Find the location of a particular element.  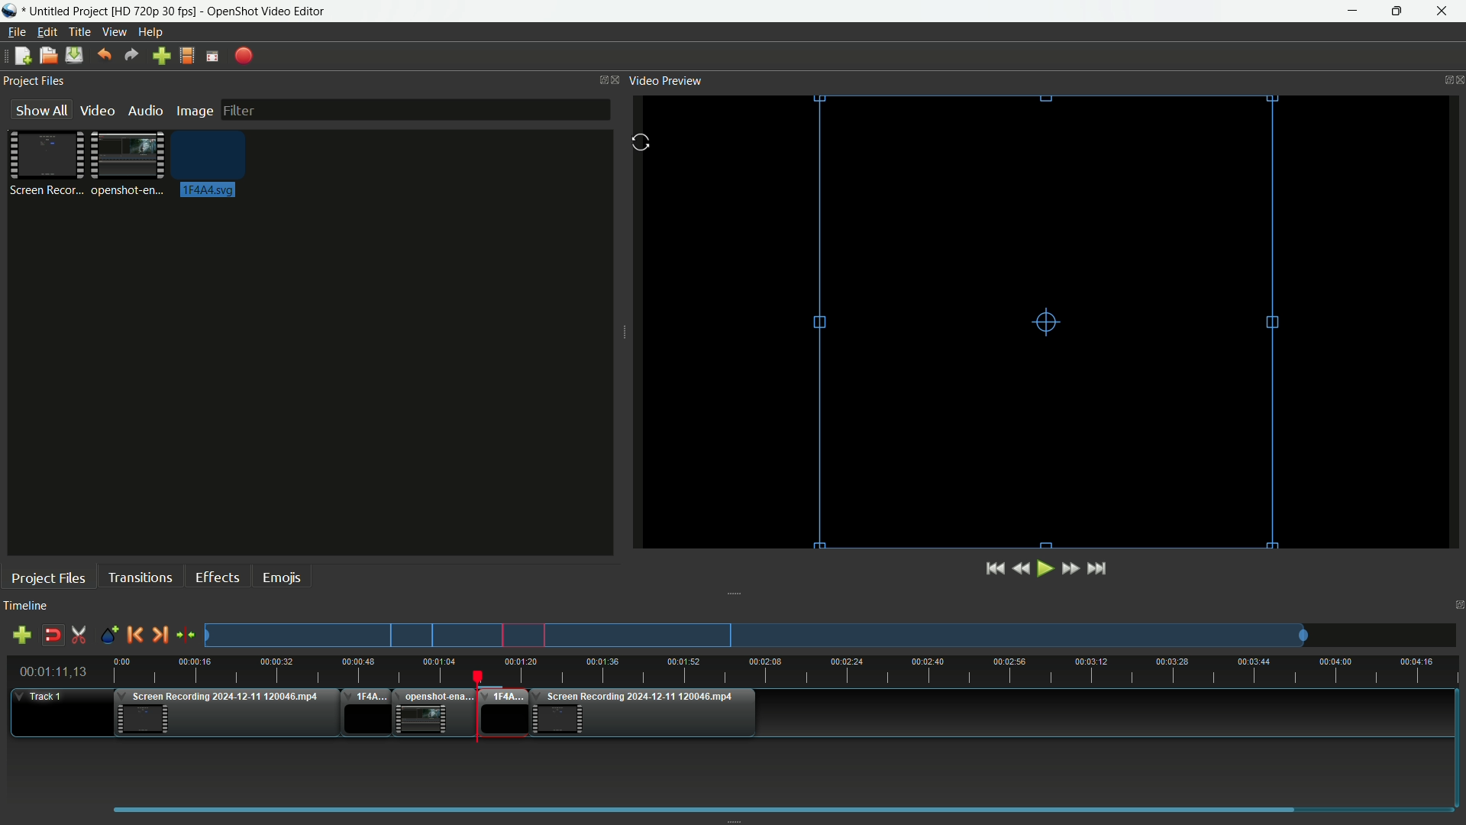

Save file is located at coordinates (74, 57).